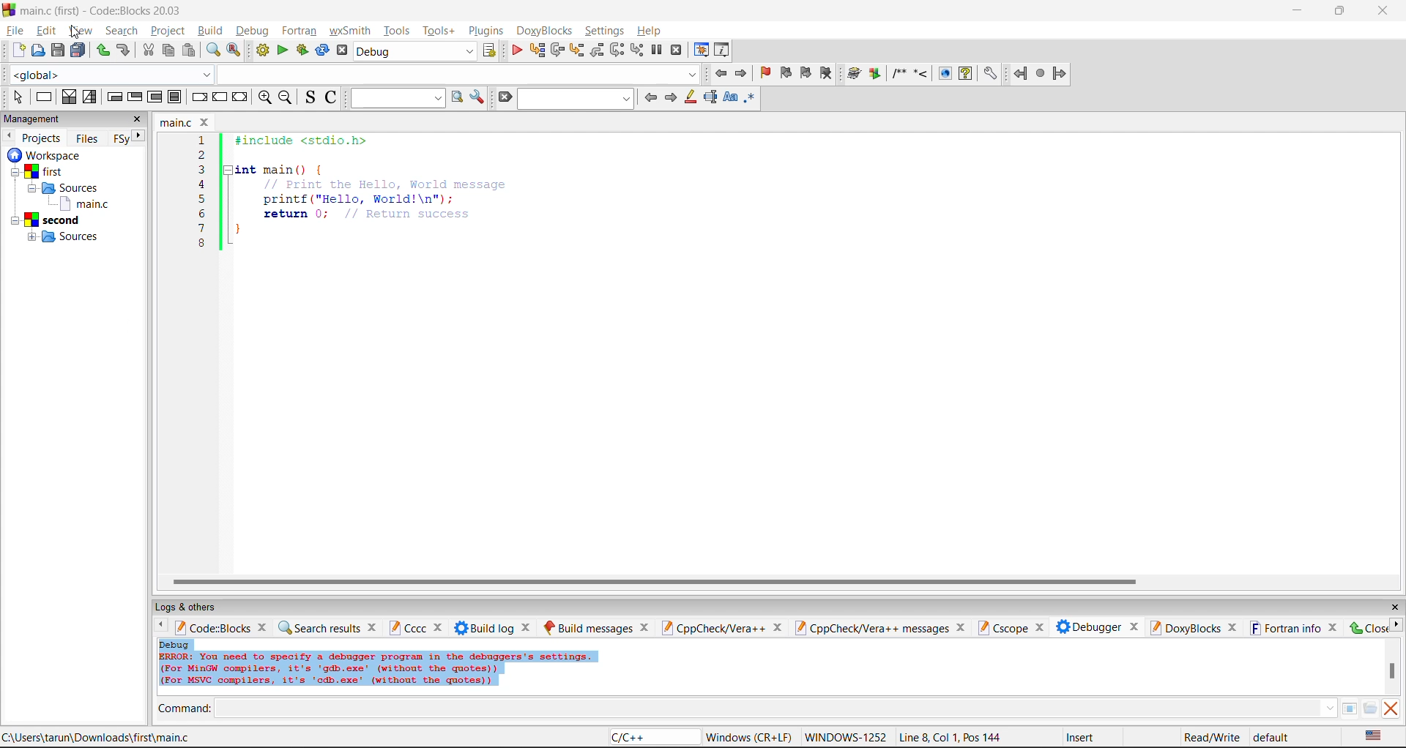  Describe the element at coordinates (220, 97) in the screenshot. I see `continue instruction` at that location.